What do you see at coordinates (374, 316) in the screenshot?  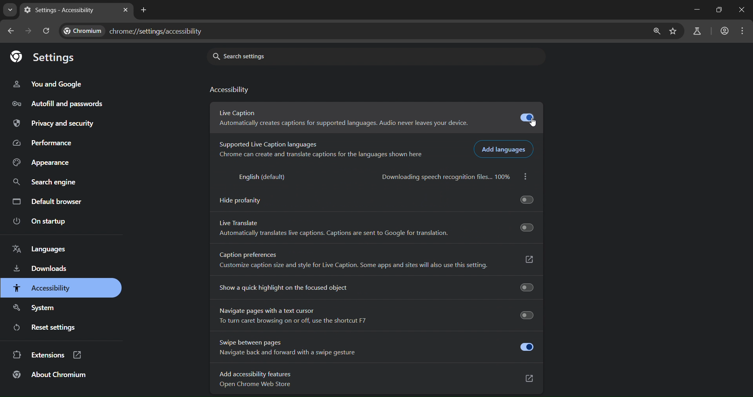 I see `Navigate pages with a text cursor
To turn caret browsing on or off, use the shortcut F7` at bounding box center [374, 316].